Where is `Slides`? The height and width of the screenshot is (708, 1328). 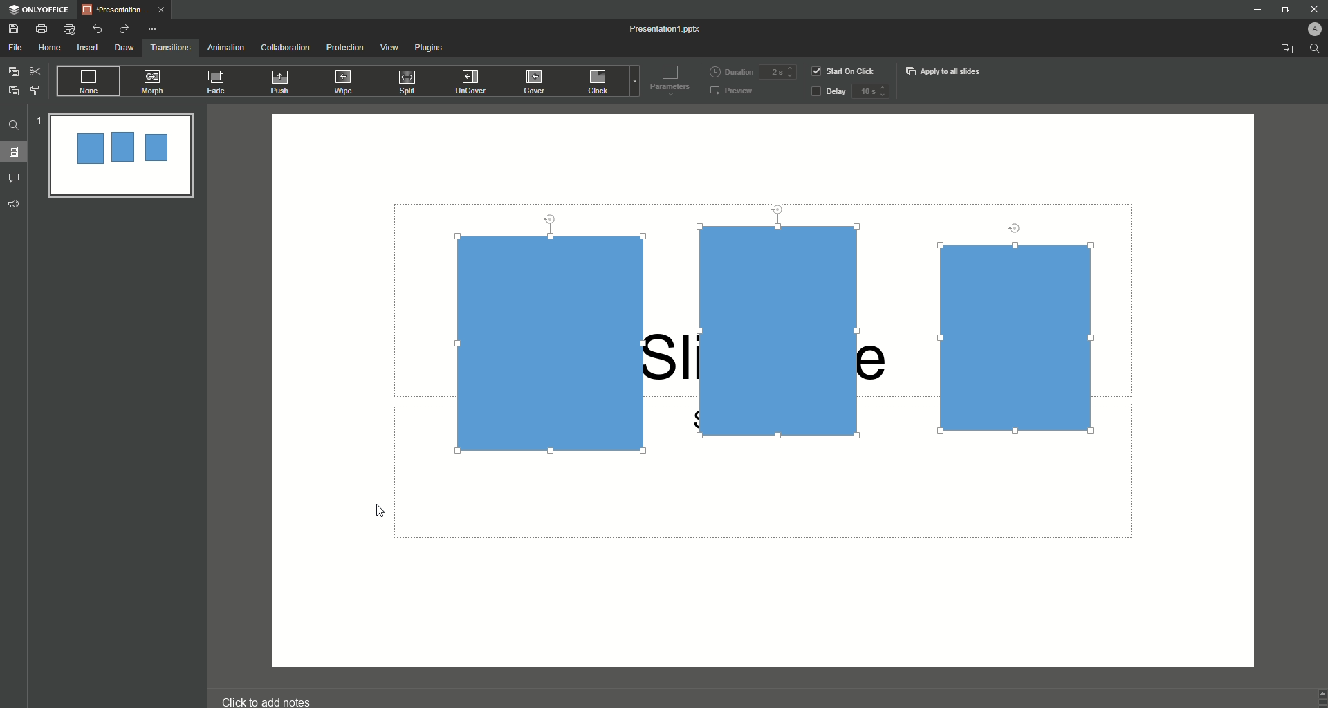 Slides is located at coordinates (18, 152).